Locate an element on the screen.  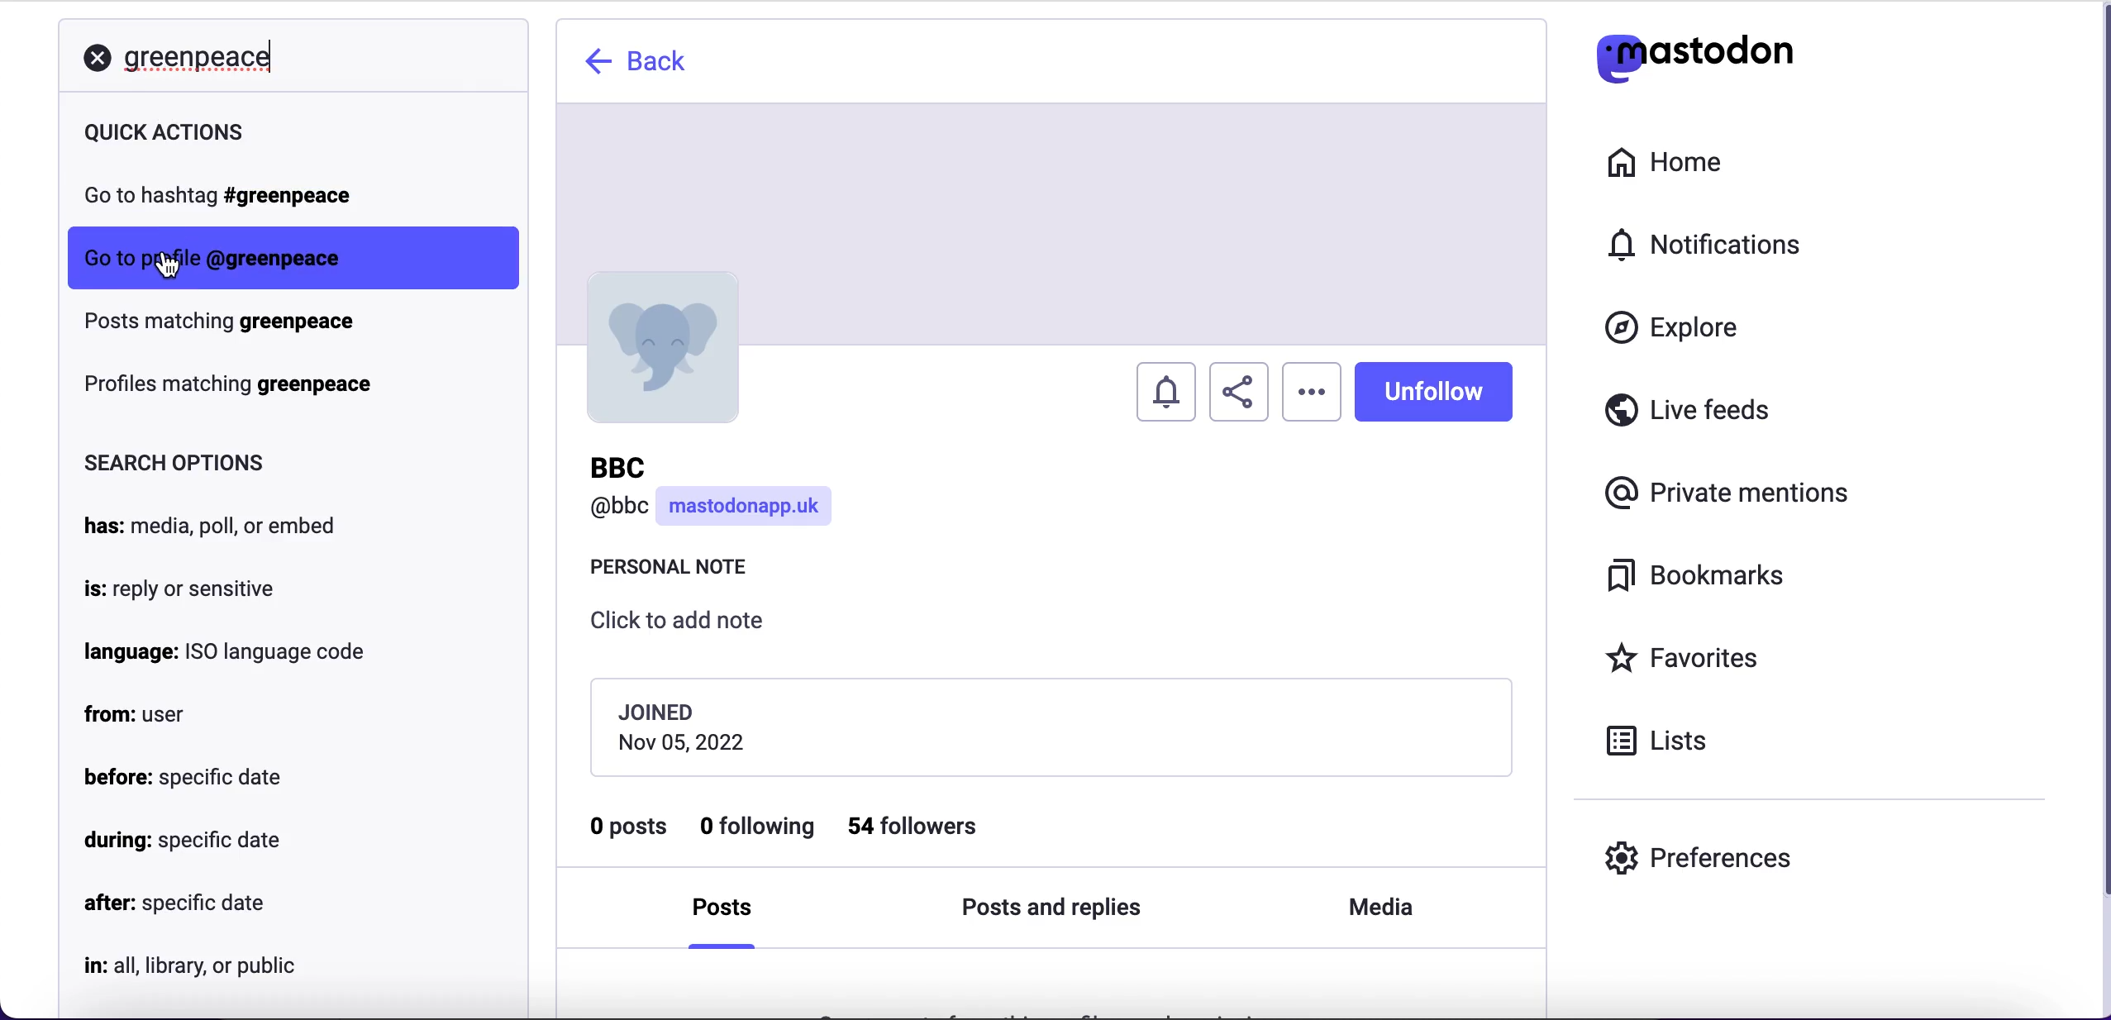
options is located at coordinates (1312, 392).